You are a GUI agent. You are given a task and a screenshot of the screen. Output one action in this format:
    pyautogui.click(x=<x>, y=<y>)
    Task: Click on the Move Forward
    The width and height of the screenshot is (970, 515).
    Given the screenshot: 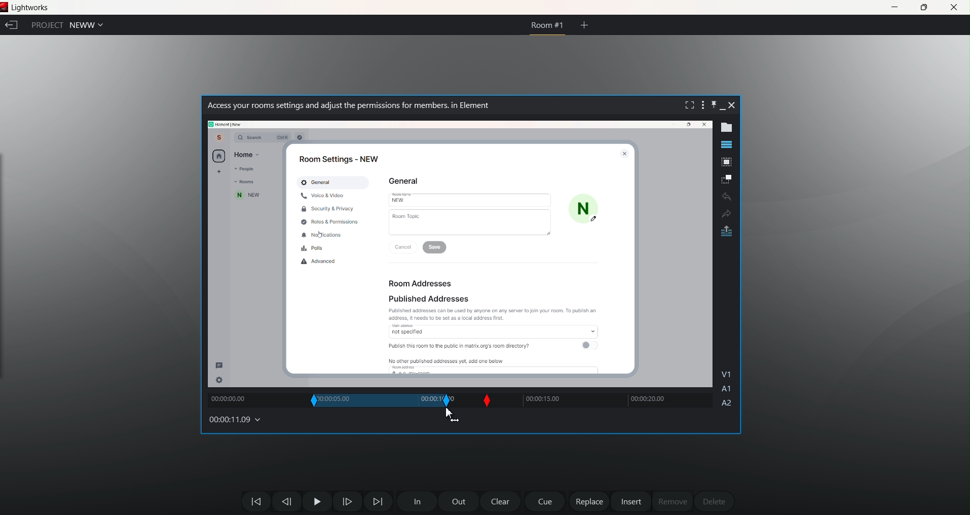 What is the action you would take?
    pyautogui.click(x=378, y=500)
    